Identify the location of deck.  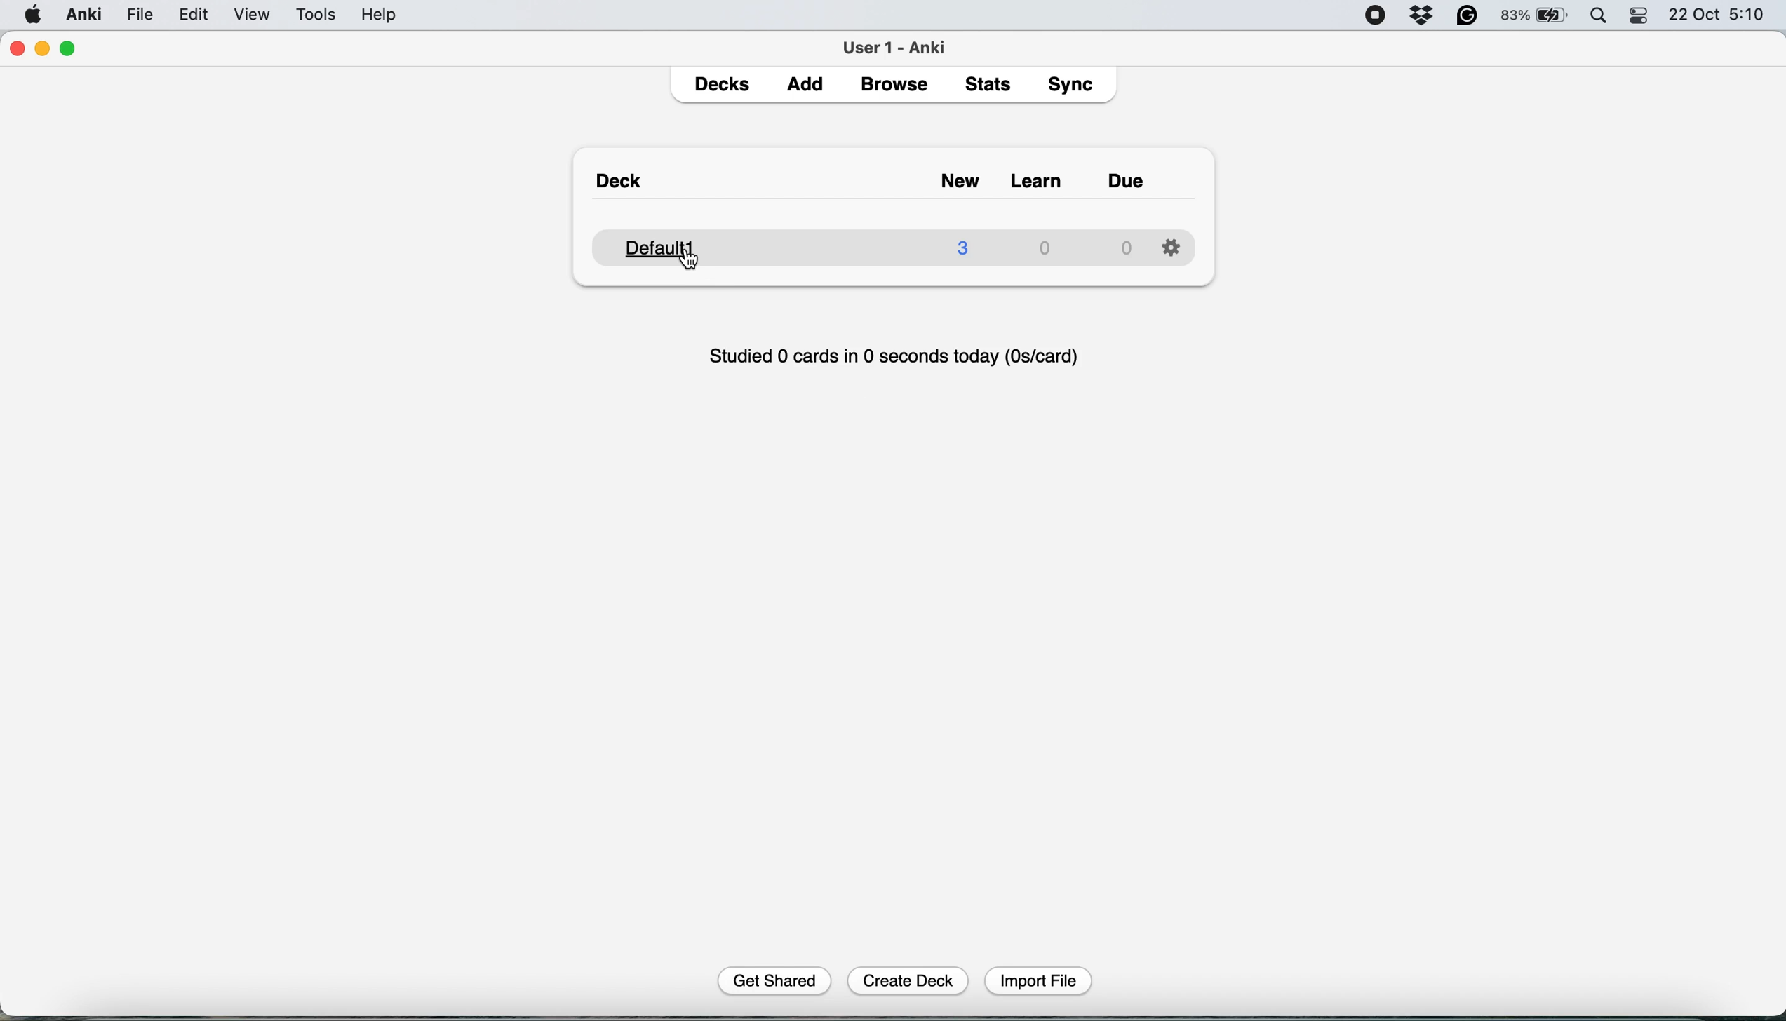
(866, 245).